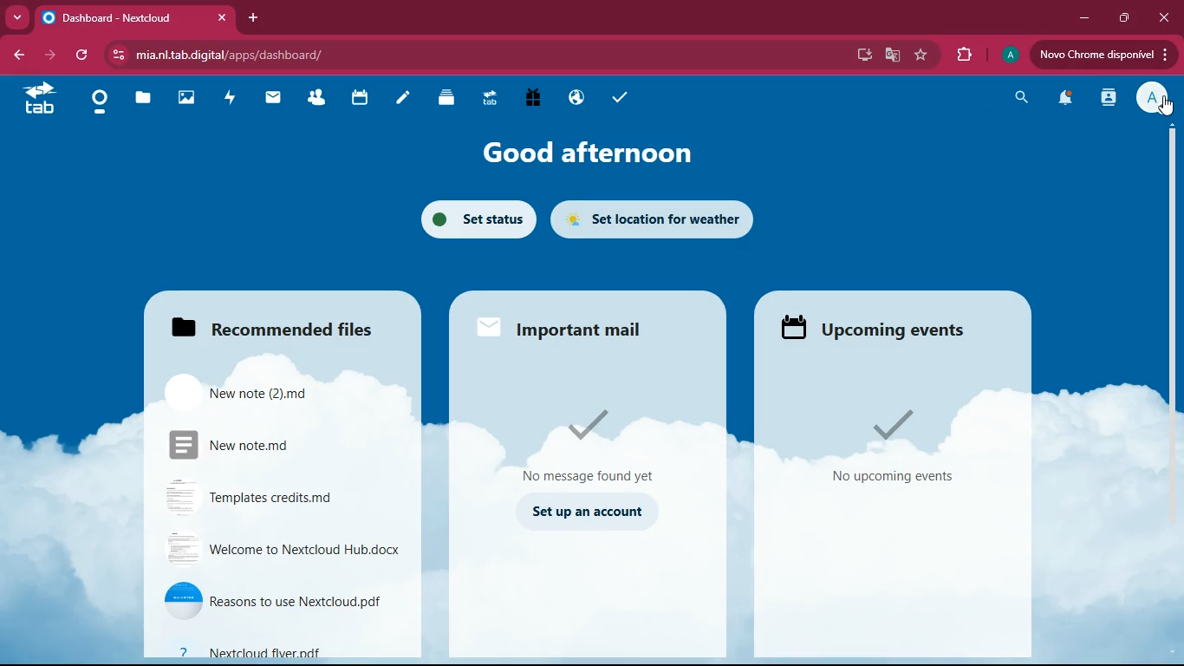 Image resolution: width=1184 pixels, height=666 pixels. What do you see at coordinates (860, 55) in the screenshot?
I see `desktop` at bounding box center [860, 55].